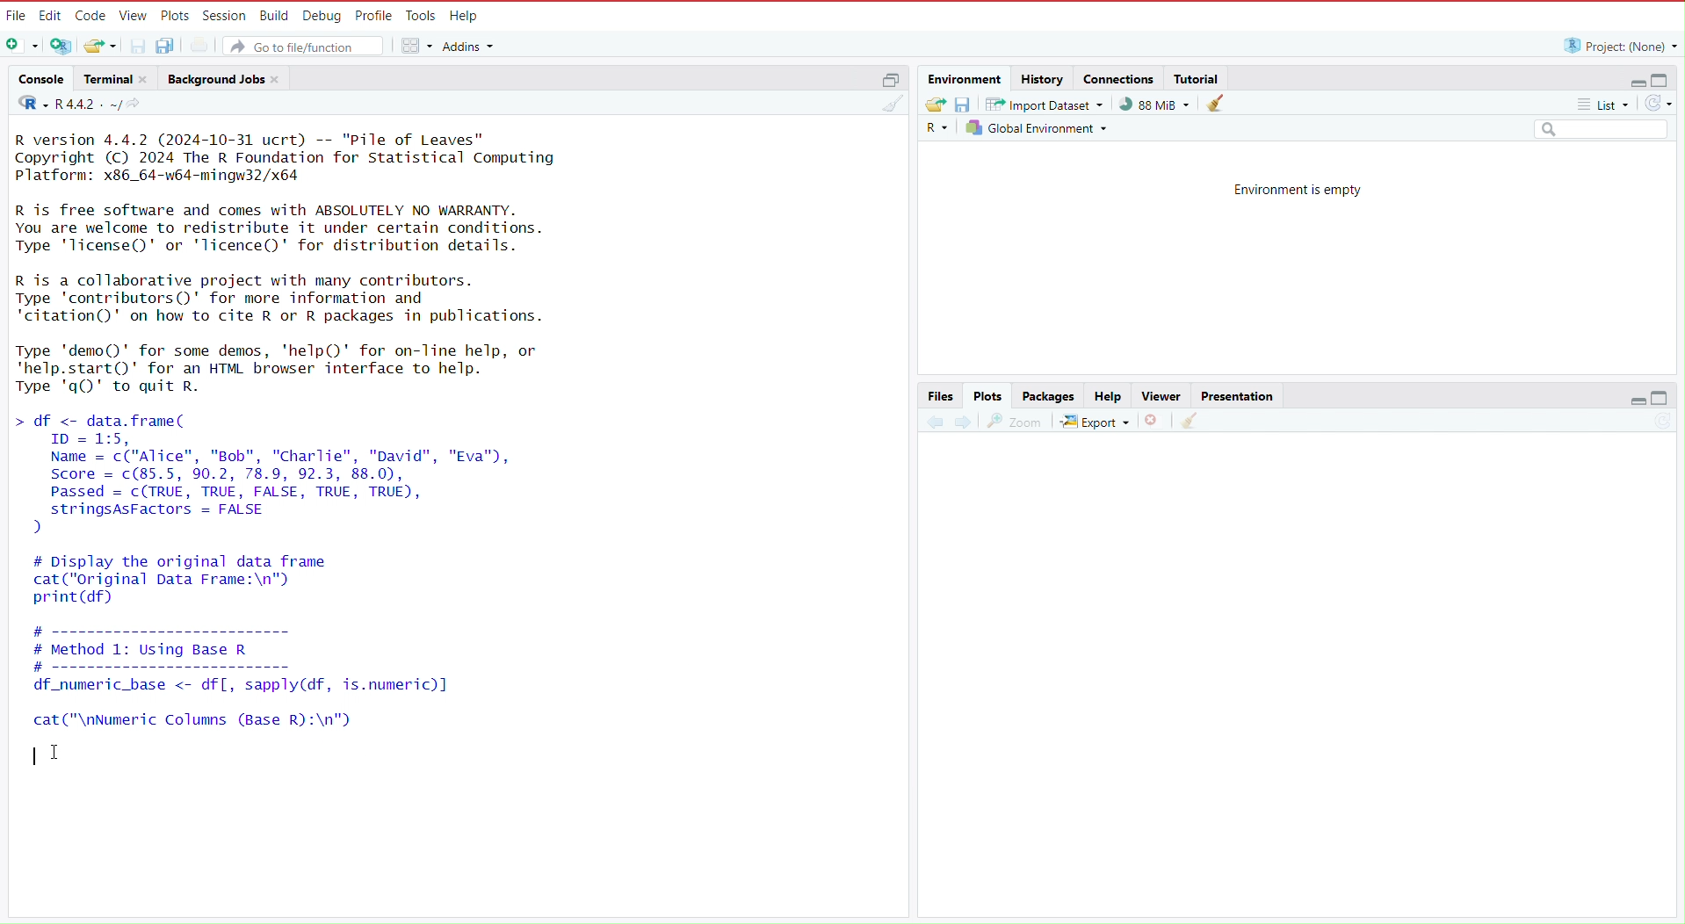  What do you see at coordinates (61, 44) in the screenshot?
I see `create a project` at bounding box center [61, 44].